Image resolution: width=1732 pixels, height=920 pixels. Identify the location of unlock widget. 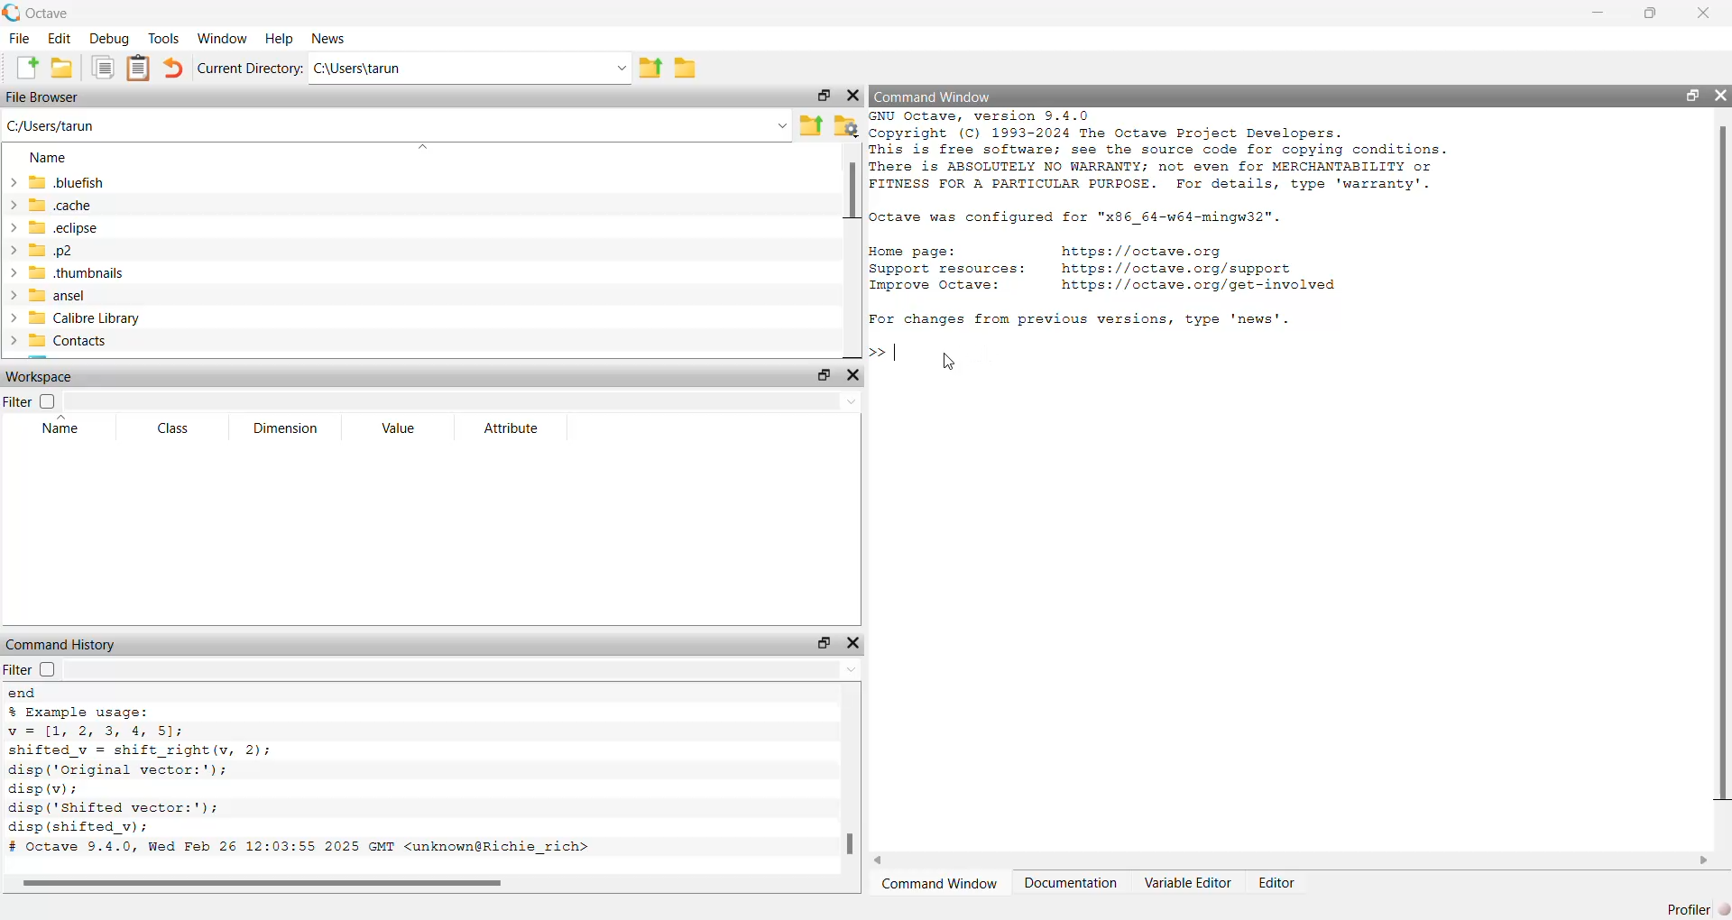
(819, 641).